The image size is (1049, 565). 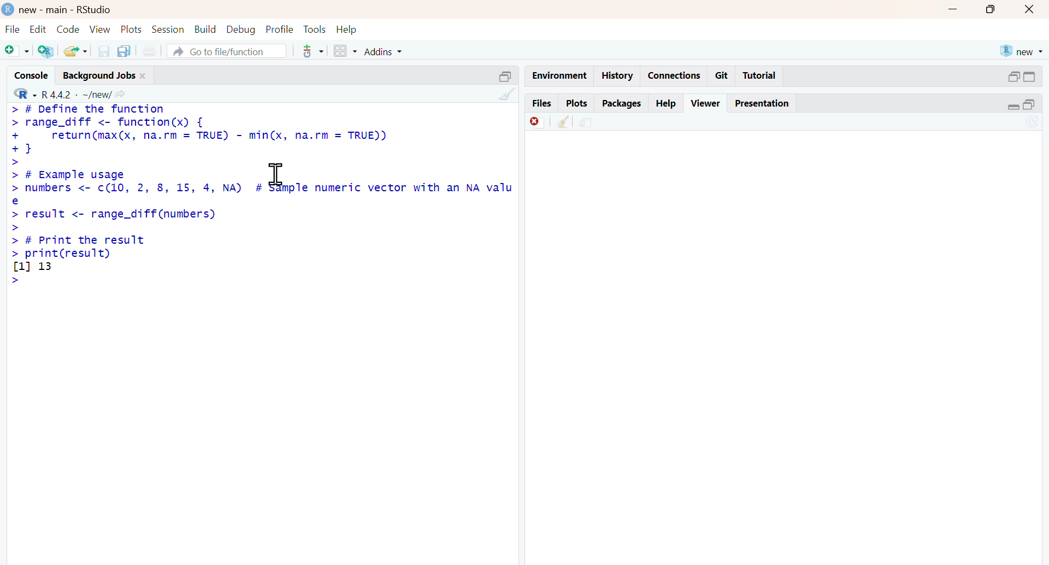 What do you see at coordinates (1029, 104) in the screenshot?
I see `open in separate window` at bounding box center [1029, 104].